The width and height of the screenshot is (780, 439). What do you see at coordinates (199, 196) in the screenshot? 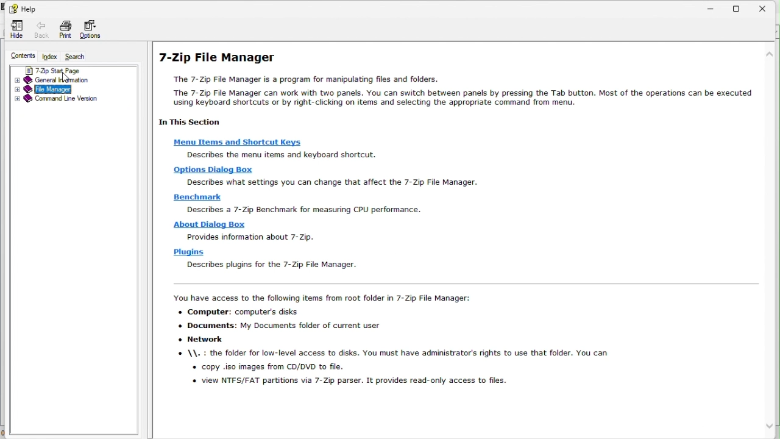
I see `benchmark` at bounding box center [199, 196].